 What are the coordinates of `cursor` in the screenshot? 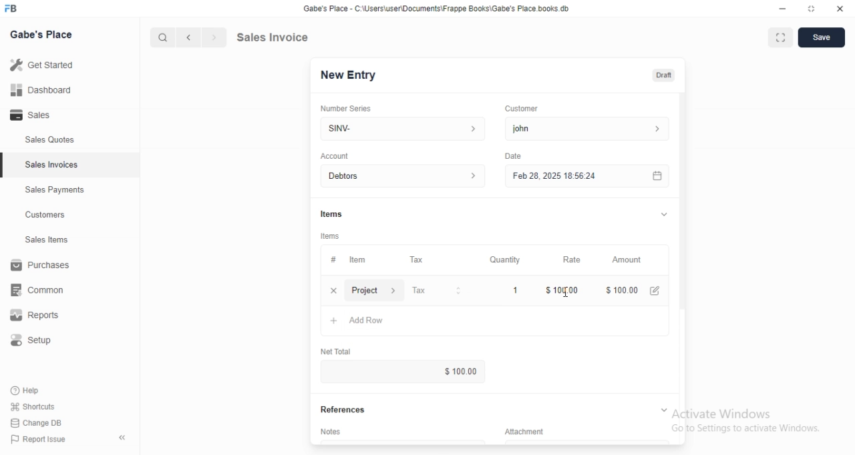 It's located at (568, 294).